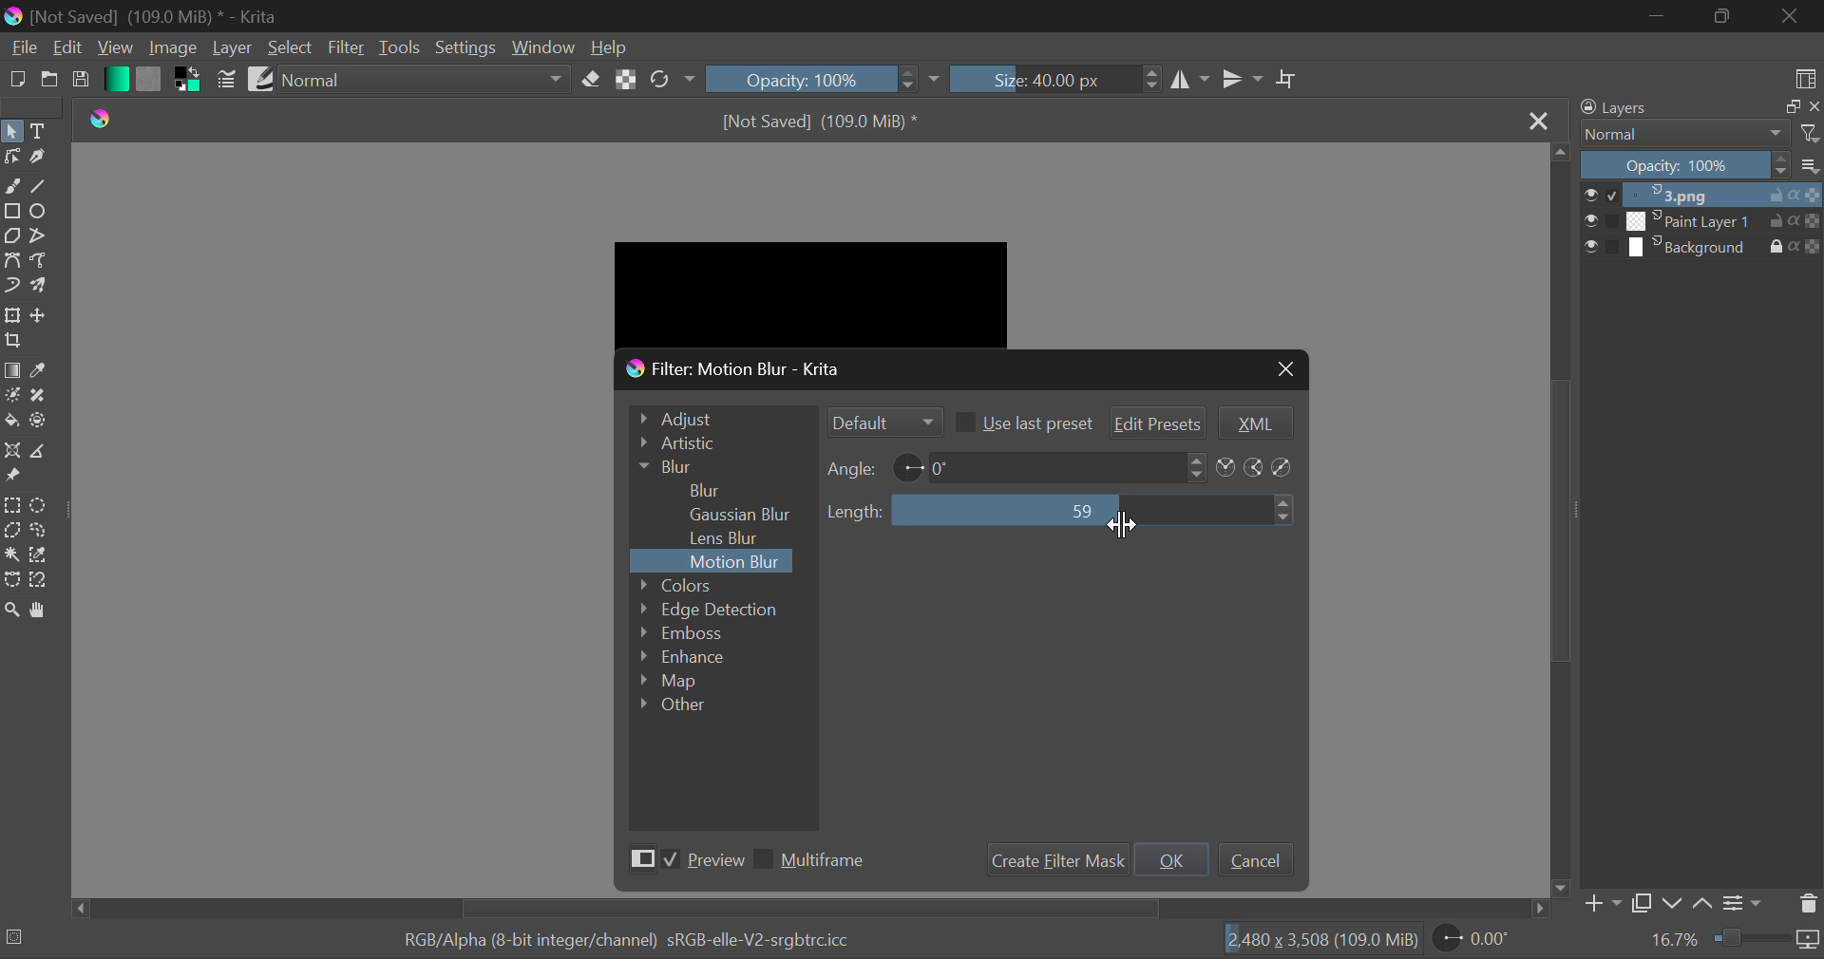  What do you see at coordinates (748, 513) in the screenshot?
I see `Gaussian Blur` at bounding box center [748, 513].